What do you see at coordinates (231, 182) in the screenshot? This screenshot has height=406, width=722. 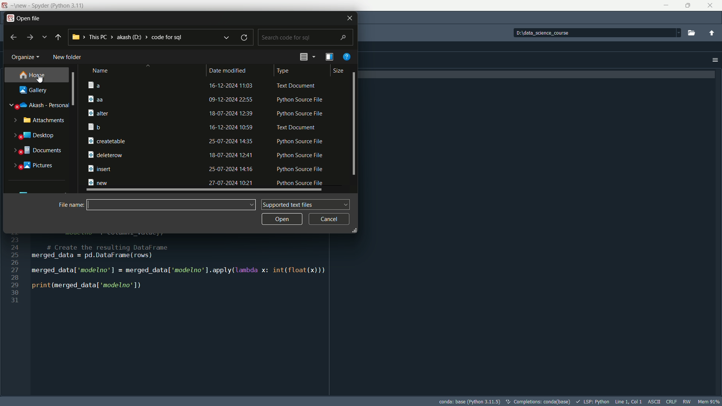 I see `timestamp` at bounding box center [231, 182].